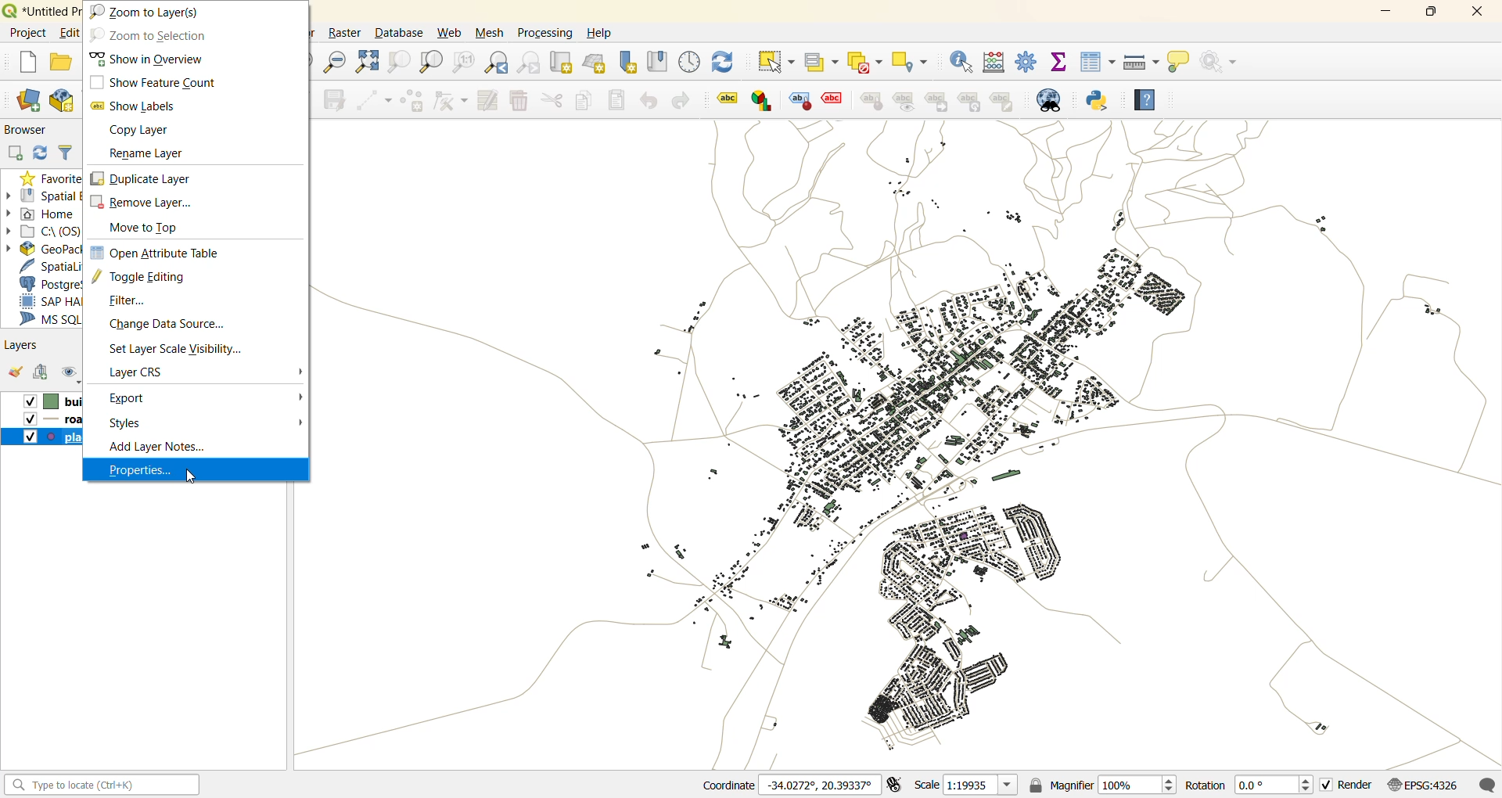 The height and width of the screenshot is (798, 1502). I want to click on styles, so click(131, 425).